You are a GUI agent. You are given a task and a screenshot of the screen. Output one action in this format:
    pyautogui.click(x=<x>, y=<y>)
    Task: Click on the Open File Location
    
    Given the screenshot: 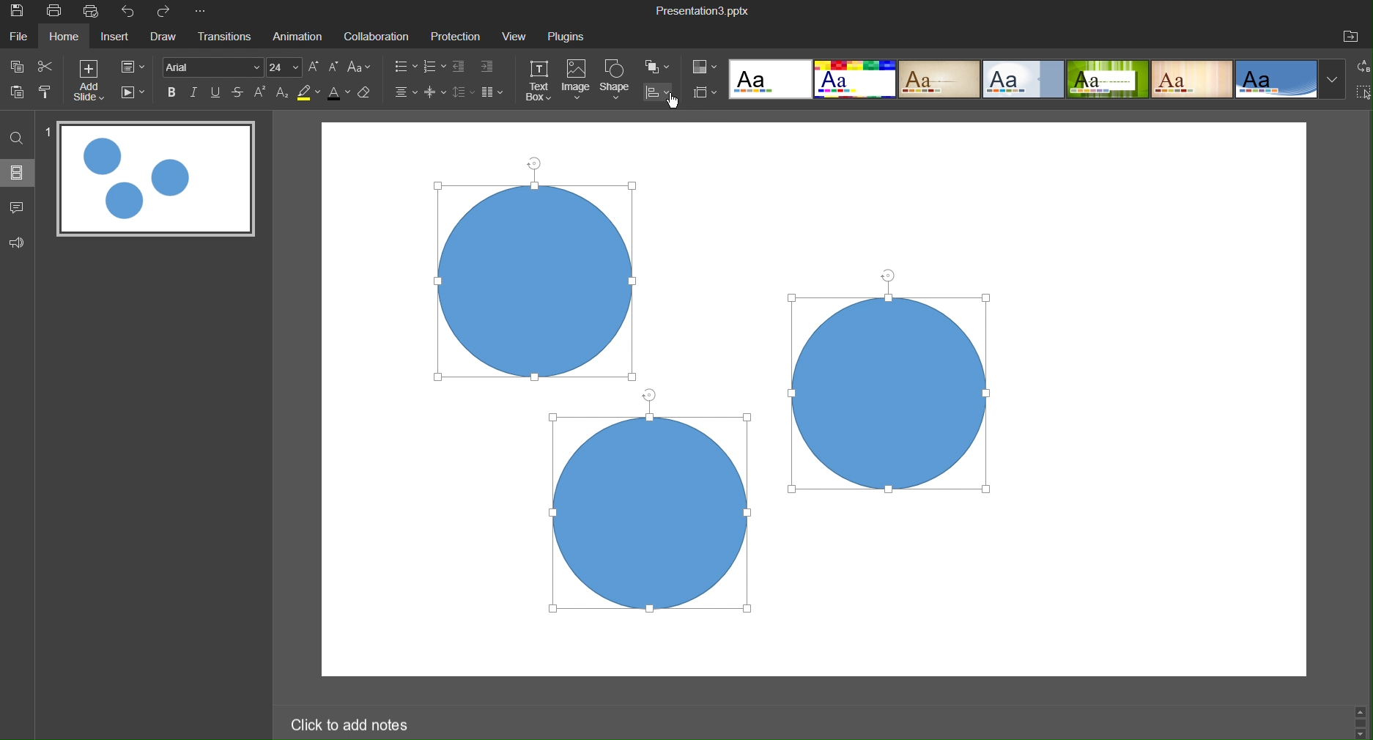 What is the action you would take?
    pyautogui.click(x=1353, y=36)
    